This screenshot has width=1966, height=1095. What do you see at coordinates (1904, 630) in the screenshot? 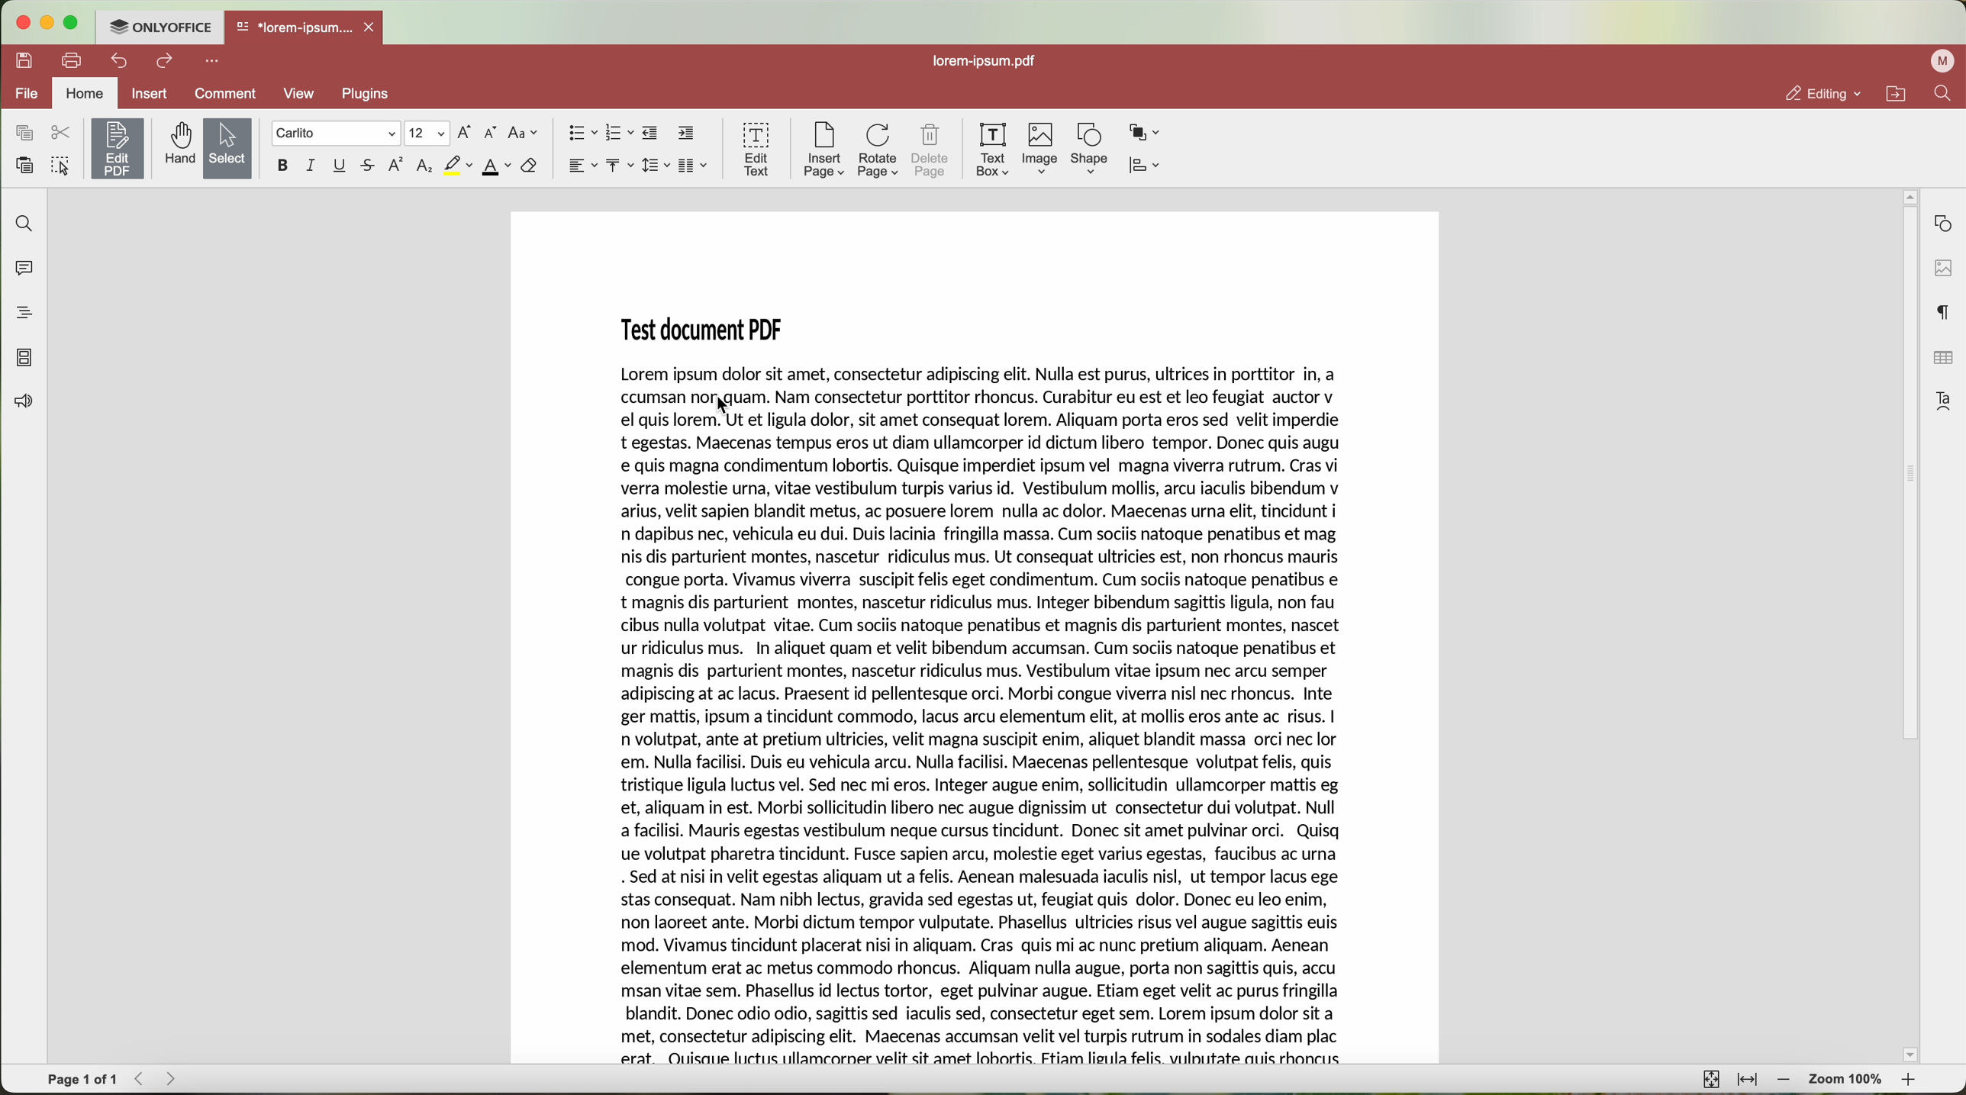
I see `scroll bar` at bounding box center [1904, 630].